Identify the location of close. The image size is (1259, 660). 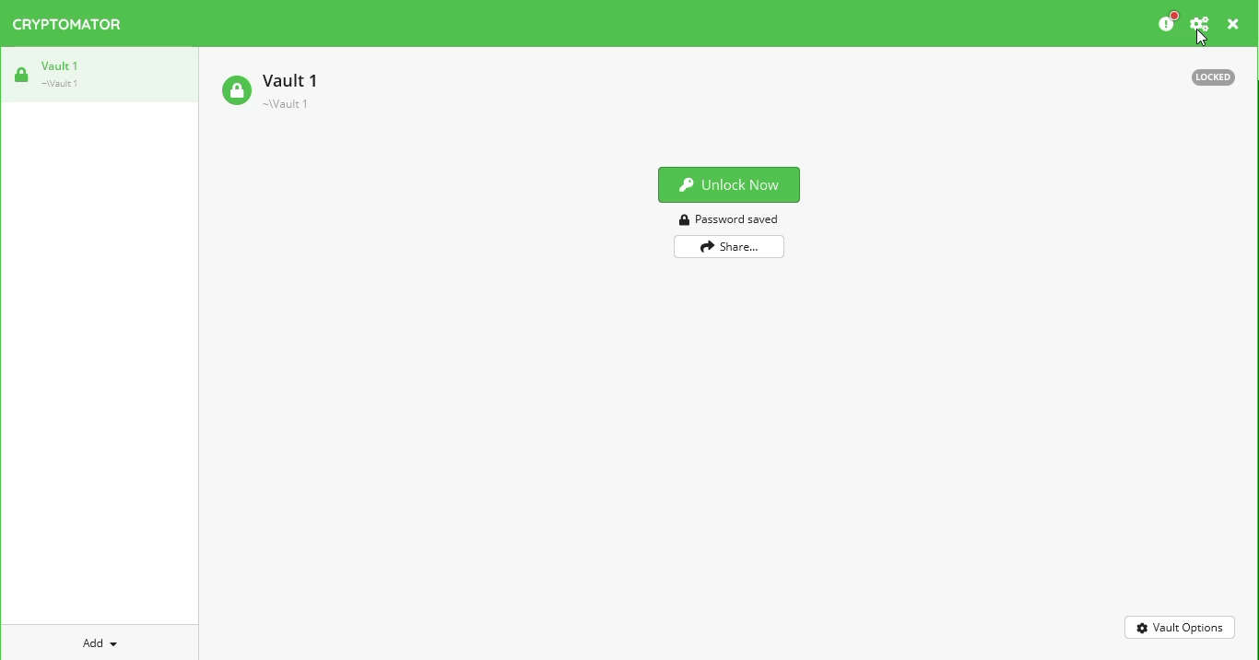
(1233, 24).